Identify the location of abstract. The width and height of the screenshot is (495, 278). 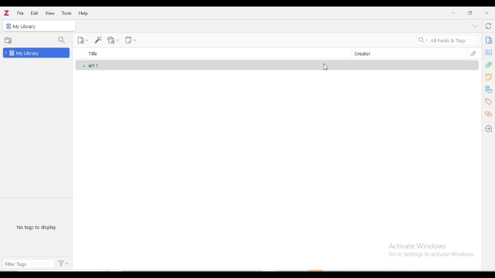
(488, 53).